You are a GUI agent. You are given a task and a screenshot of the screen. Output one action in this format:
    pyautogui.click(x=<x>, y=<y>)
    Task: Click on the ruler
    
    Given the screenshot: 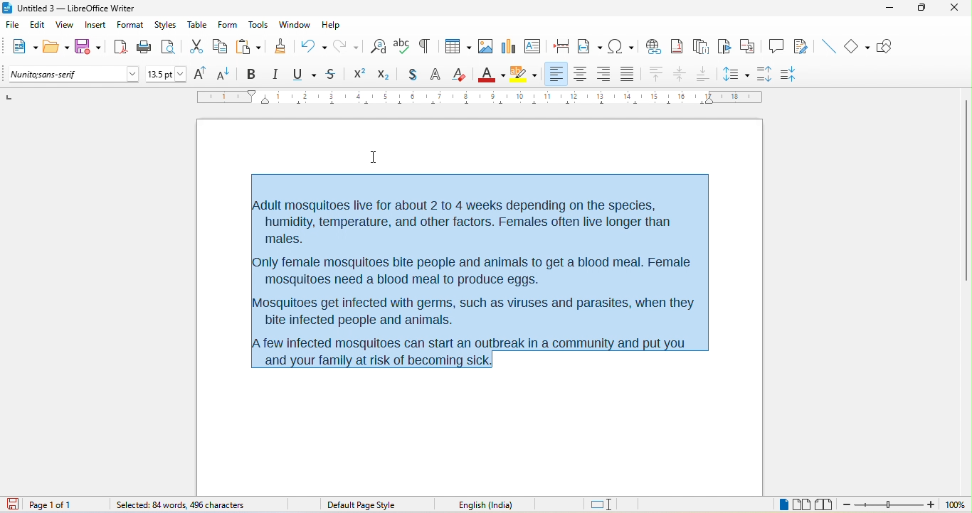 What is the action you would take?
    pyautogui.click(x=480, y=97)
    